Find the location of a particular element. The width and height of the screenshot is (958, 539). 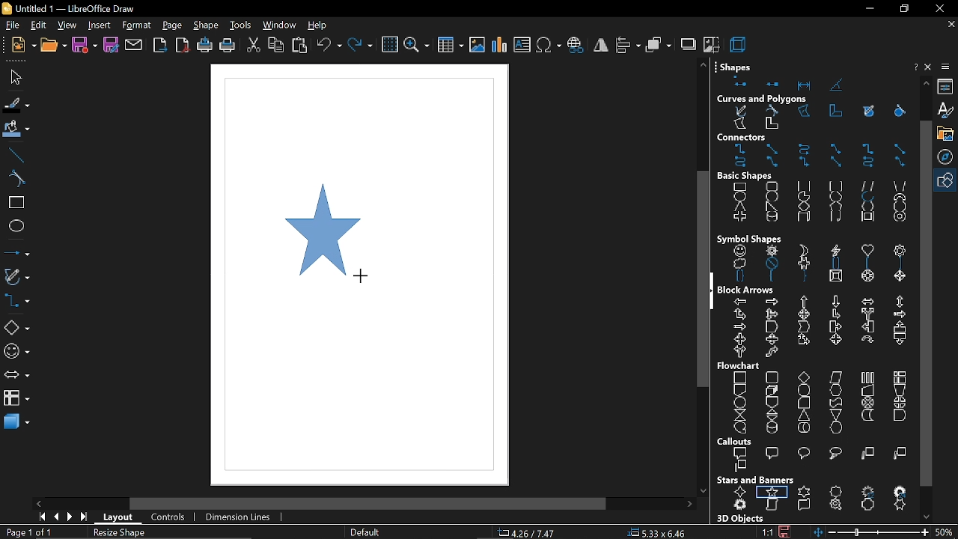

controls is located at coordinates (168, 517).